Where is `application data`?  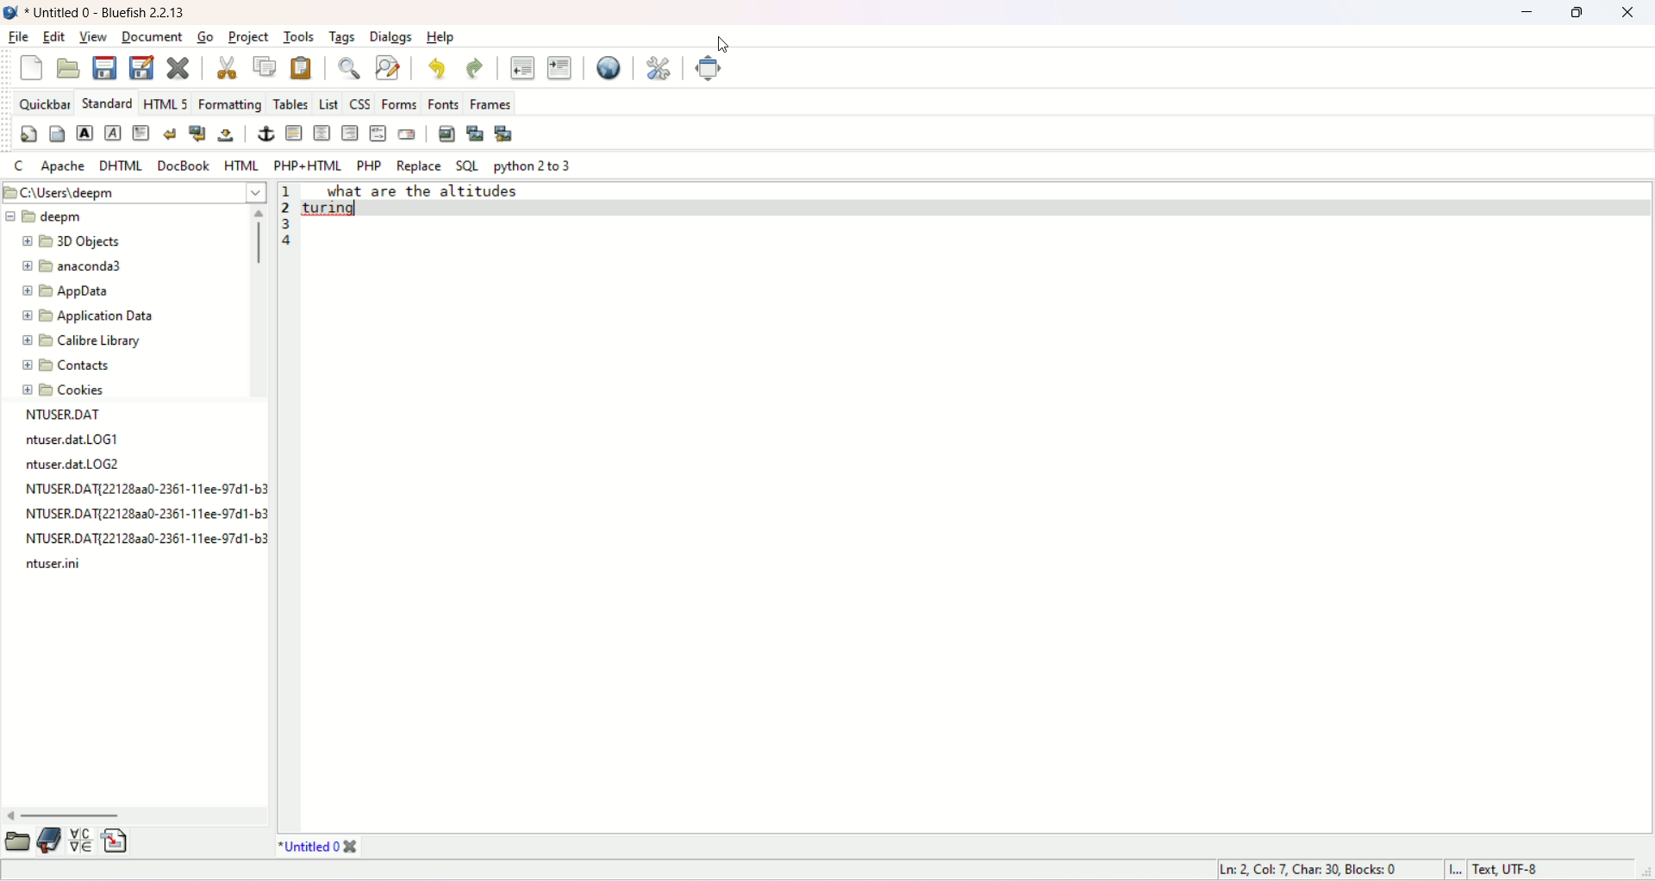
application data is located at coordinates (91, 316).